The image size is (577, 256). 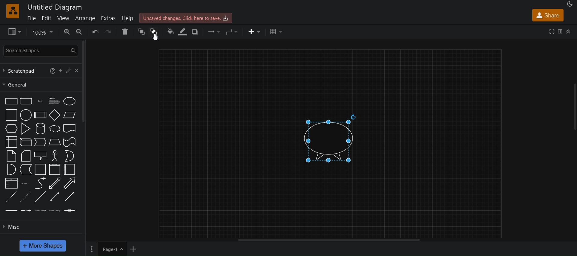 I want to click on click here to to save, so click(x=186, y=17).